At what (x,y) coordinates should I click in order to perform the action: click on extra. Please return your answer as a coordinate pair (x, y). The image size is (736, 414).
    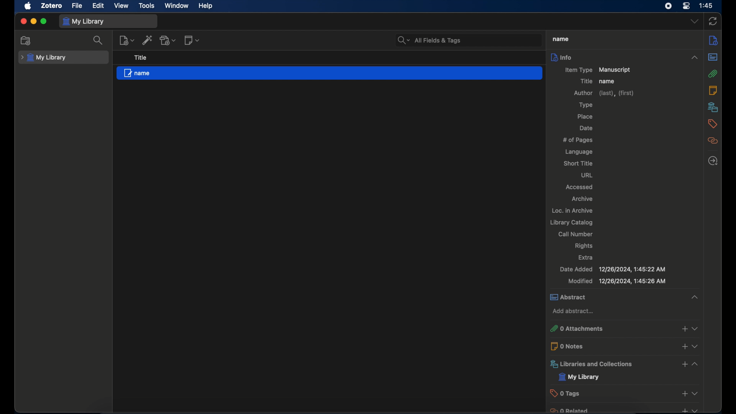
    Looking at the image, I should click on (586, 257).